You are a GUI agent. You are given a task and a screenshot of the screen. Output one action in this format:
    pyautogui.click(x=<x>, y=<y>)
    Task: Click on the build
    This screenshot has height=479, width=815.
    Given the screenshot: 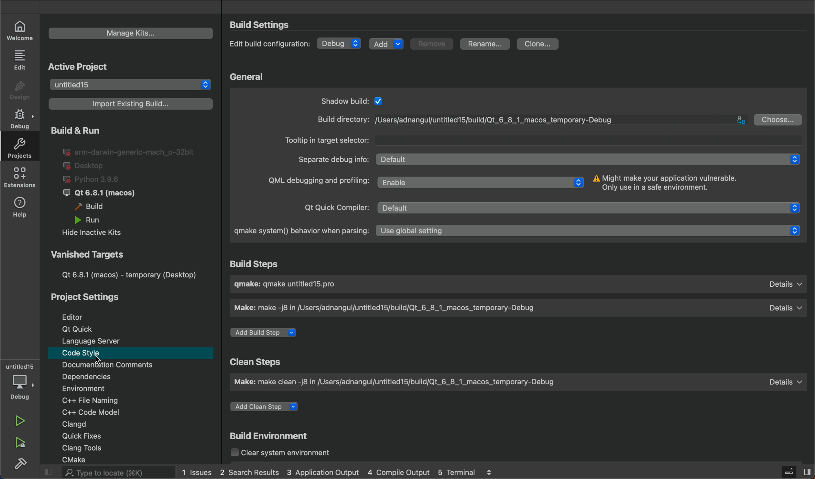 What is the action you would take?
    pyautogui.click(x=275, y=435)
    